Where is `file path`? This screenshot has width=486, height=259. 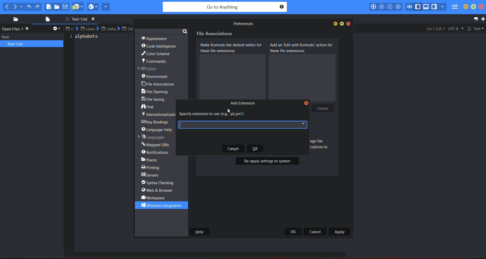
file path is located at coordinates (100, 29).